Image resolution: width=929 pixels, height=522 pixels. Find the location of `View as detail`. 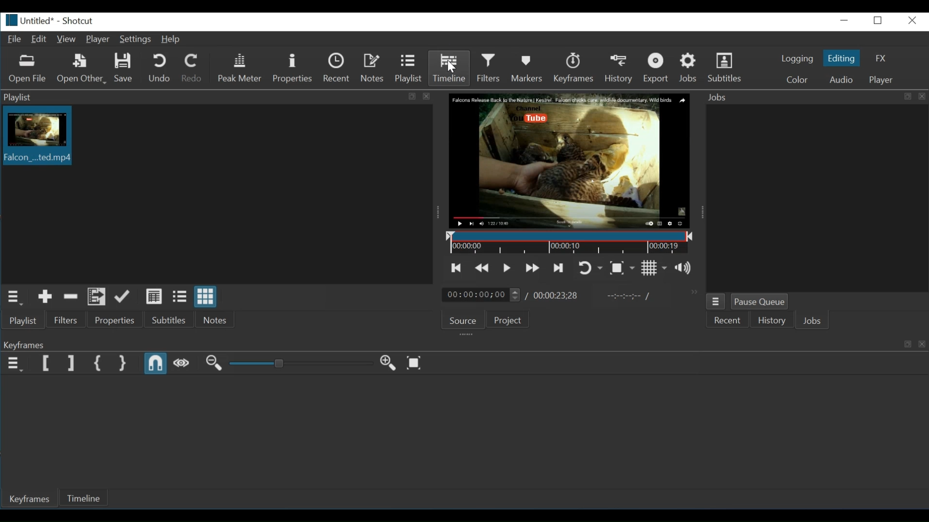

View as detail is located at coordinates (154, 297).